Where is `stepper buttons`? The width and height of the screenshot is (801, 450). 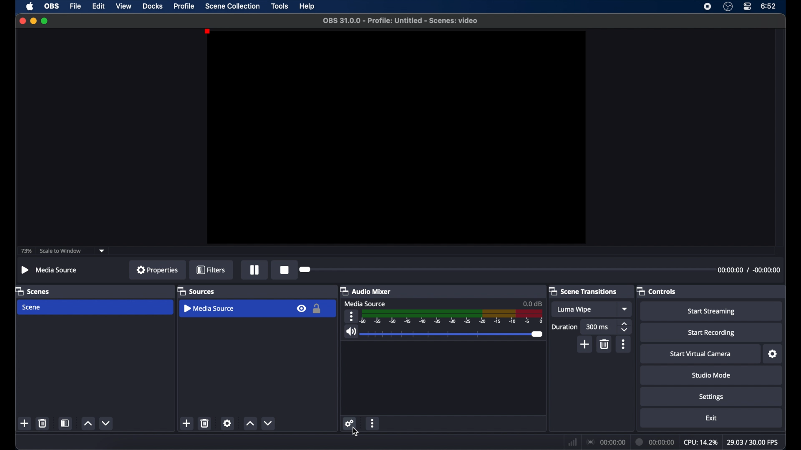 stepper buttons is located at coordinates (625, 327).